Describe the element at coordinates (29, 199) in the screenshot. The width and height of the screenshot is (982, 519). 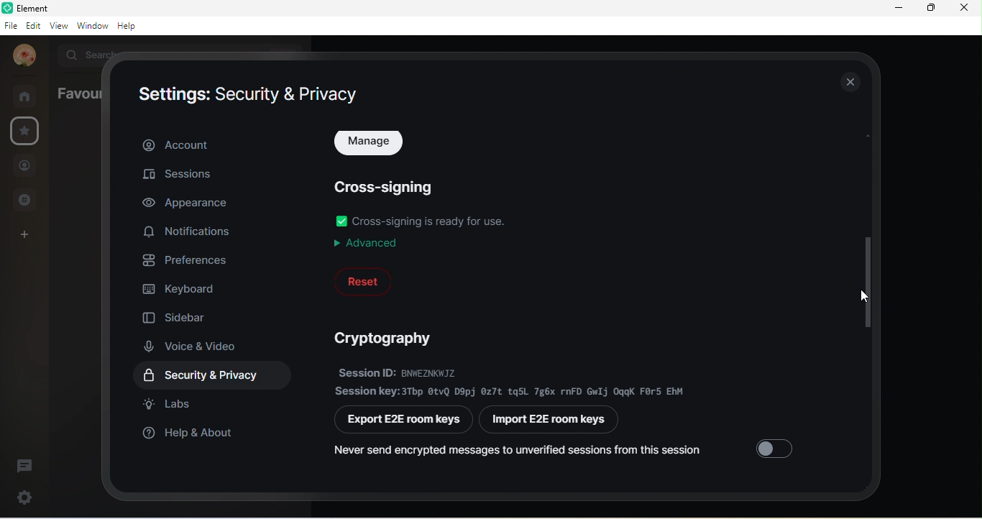
I see `public room` at that location.